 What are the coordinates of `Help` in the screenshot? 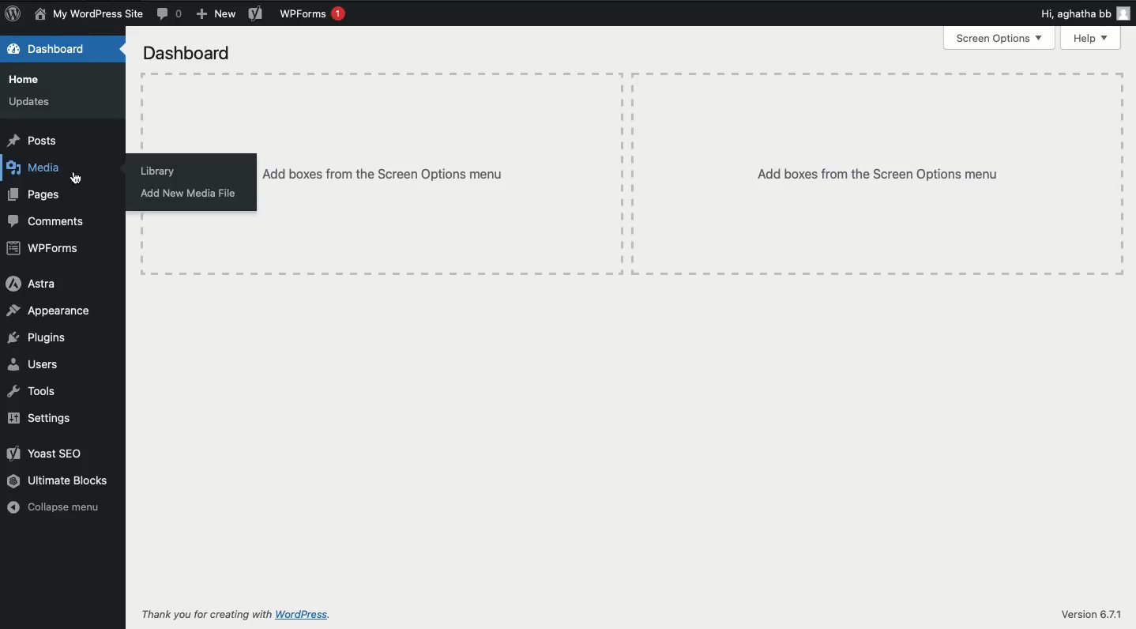 It's located at (1092, 38).